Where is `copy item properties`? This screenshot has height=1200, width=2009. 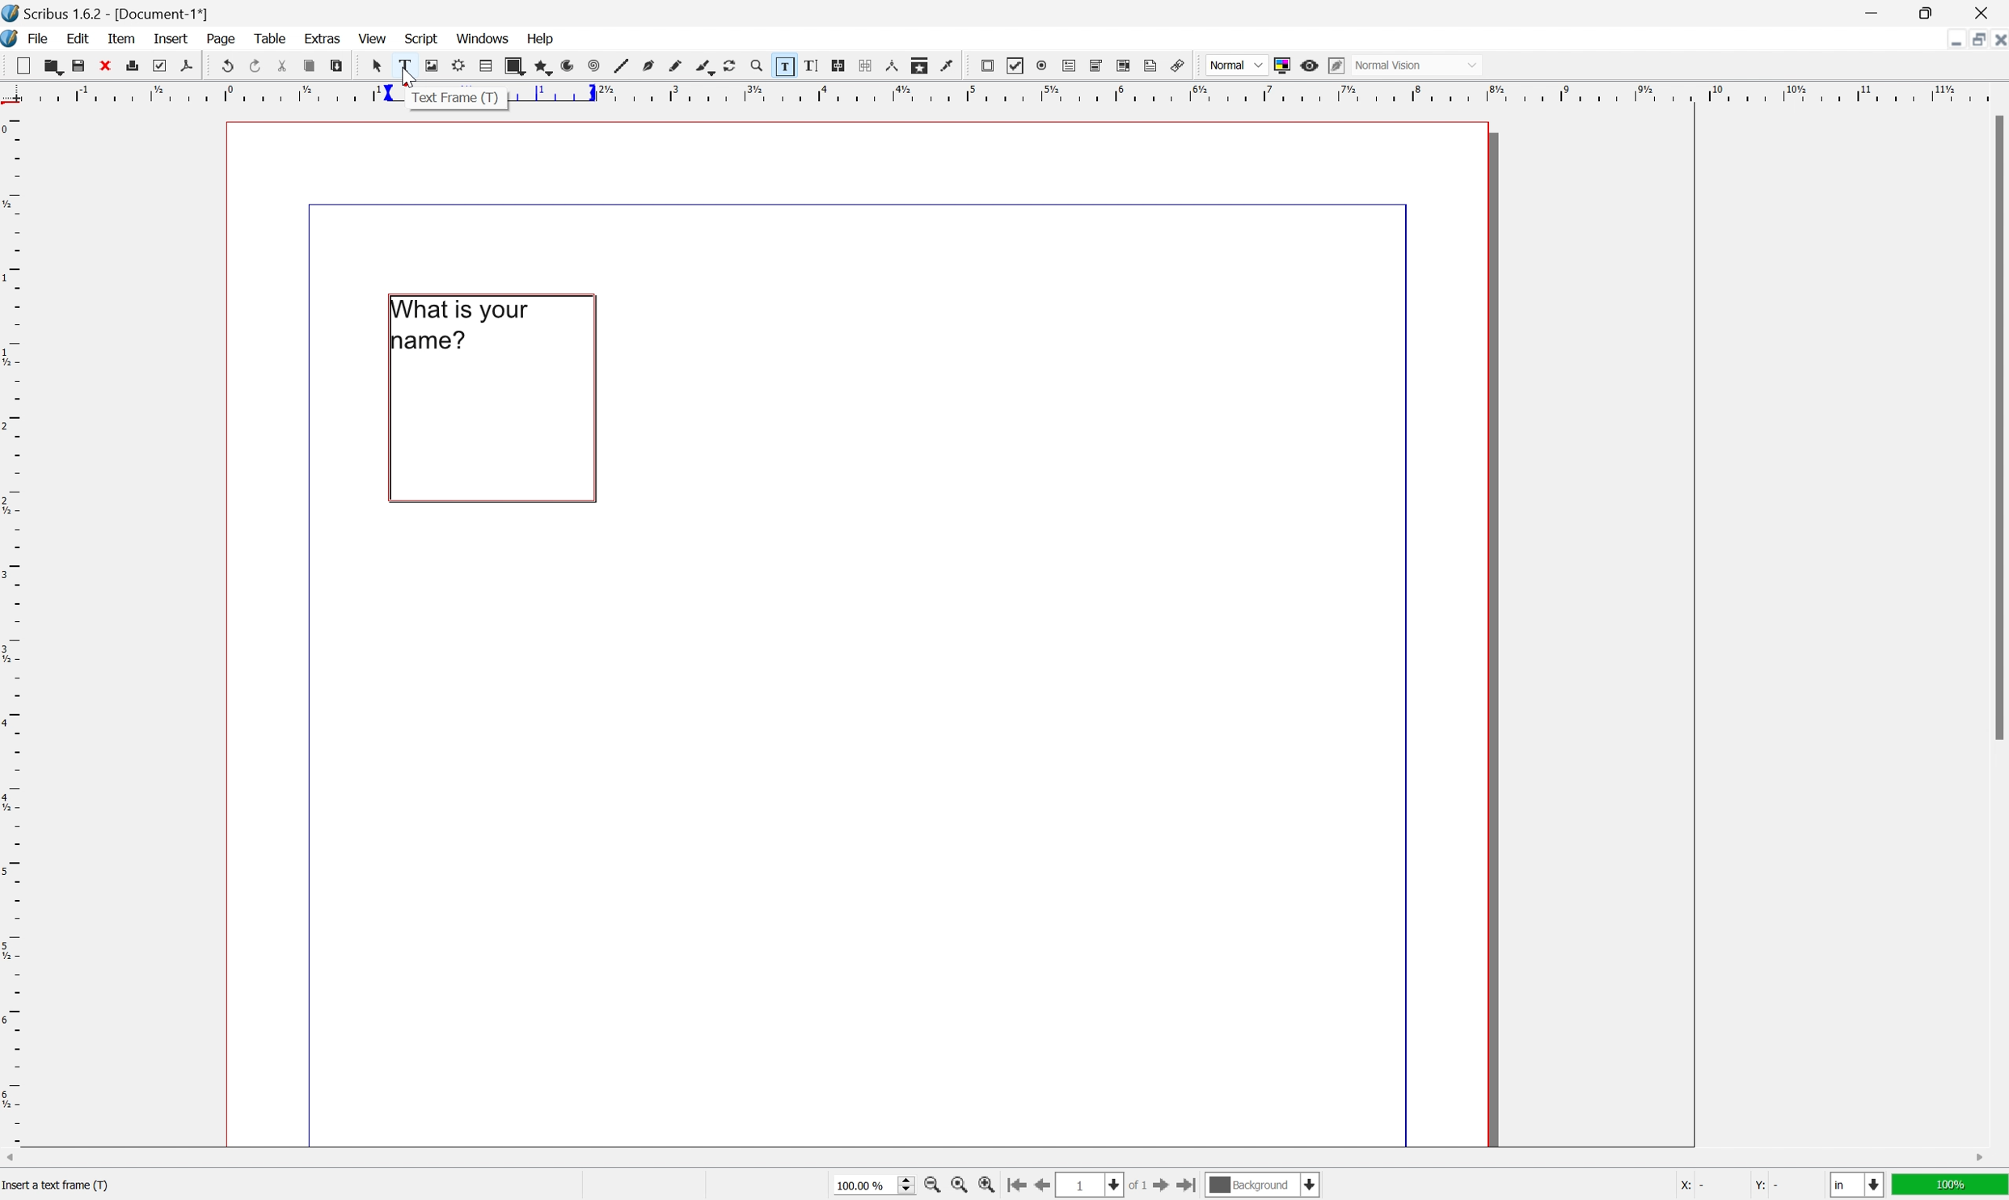
copy item properties is located at coordinates (918, 65).